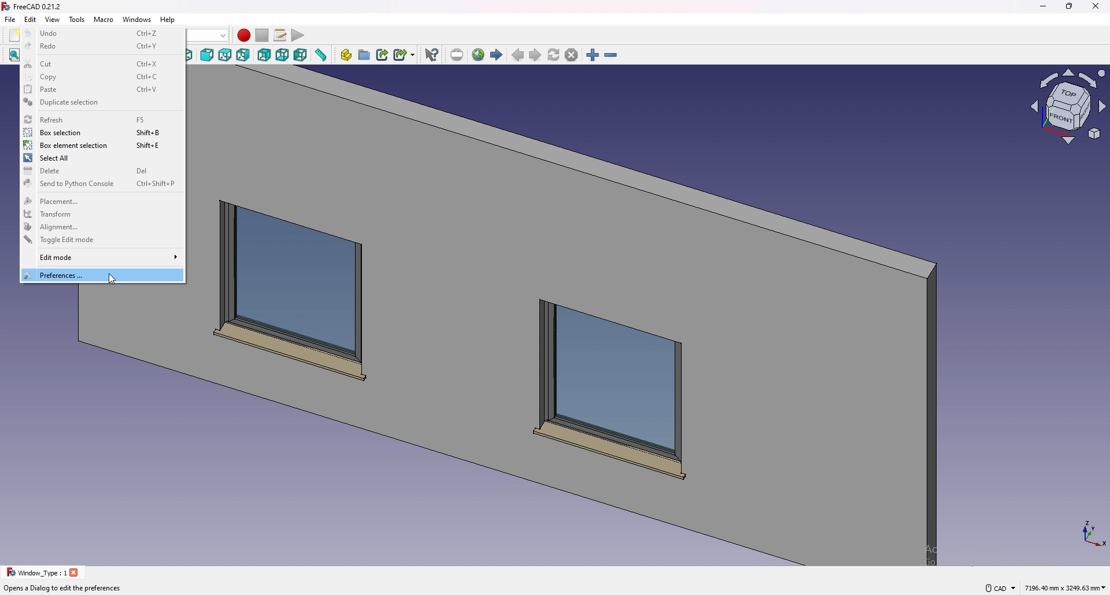 Image resolution: width=1110 pixels, height=595 pixels. What do you see at coordinates (102, 32) in the screenshot?
I see `undo  Ctrl+Z` at bounding box center [102, 32].